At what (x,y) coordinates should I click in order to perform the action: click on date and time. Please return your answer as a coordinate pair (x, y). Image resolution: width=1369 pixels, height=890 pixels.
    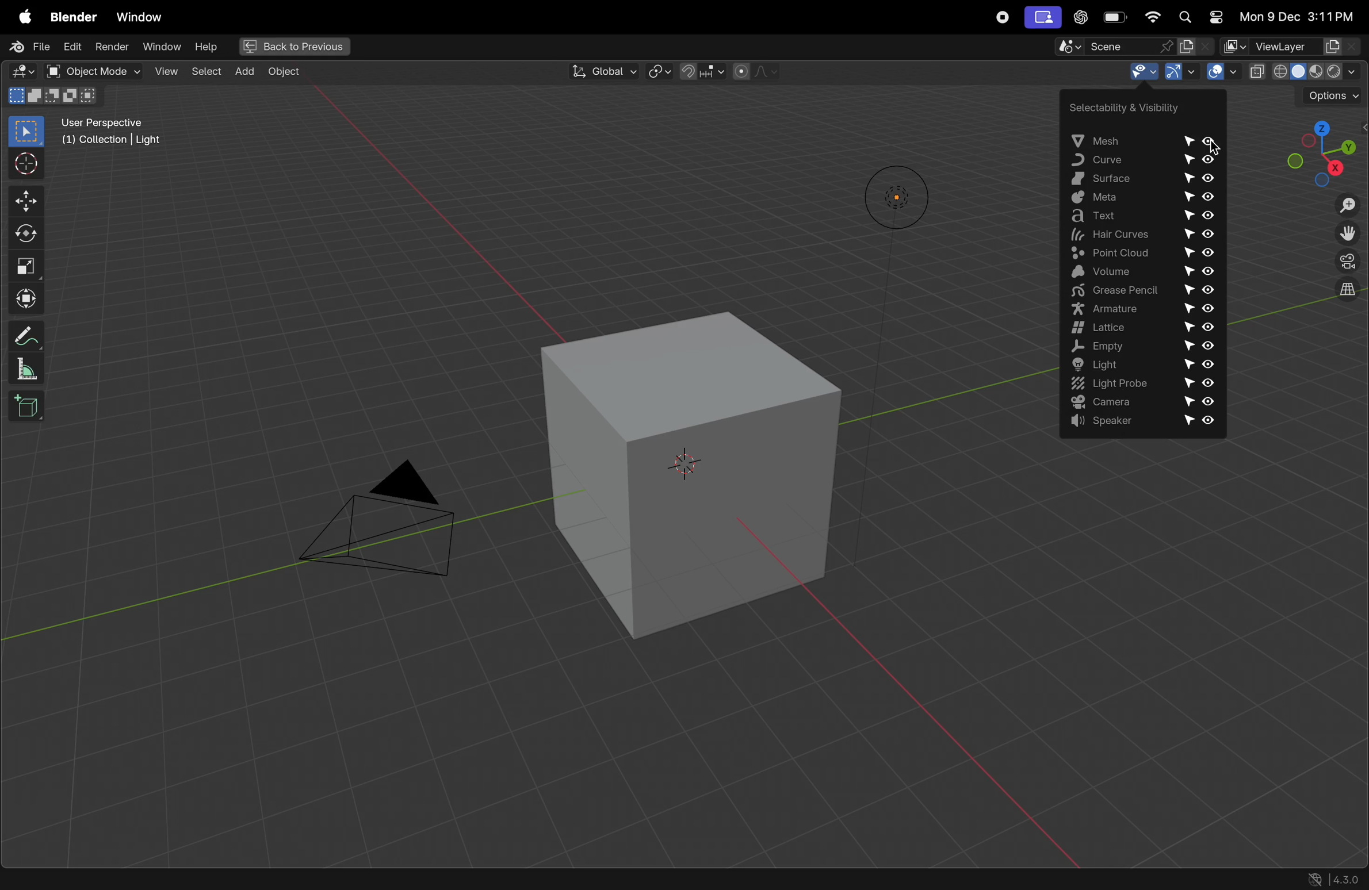
    Looking at the image, I should click on (1297, 16).